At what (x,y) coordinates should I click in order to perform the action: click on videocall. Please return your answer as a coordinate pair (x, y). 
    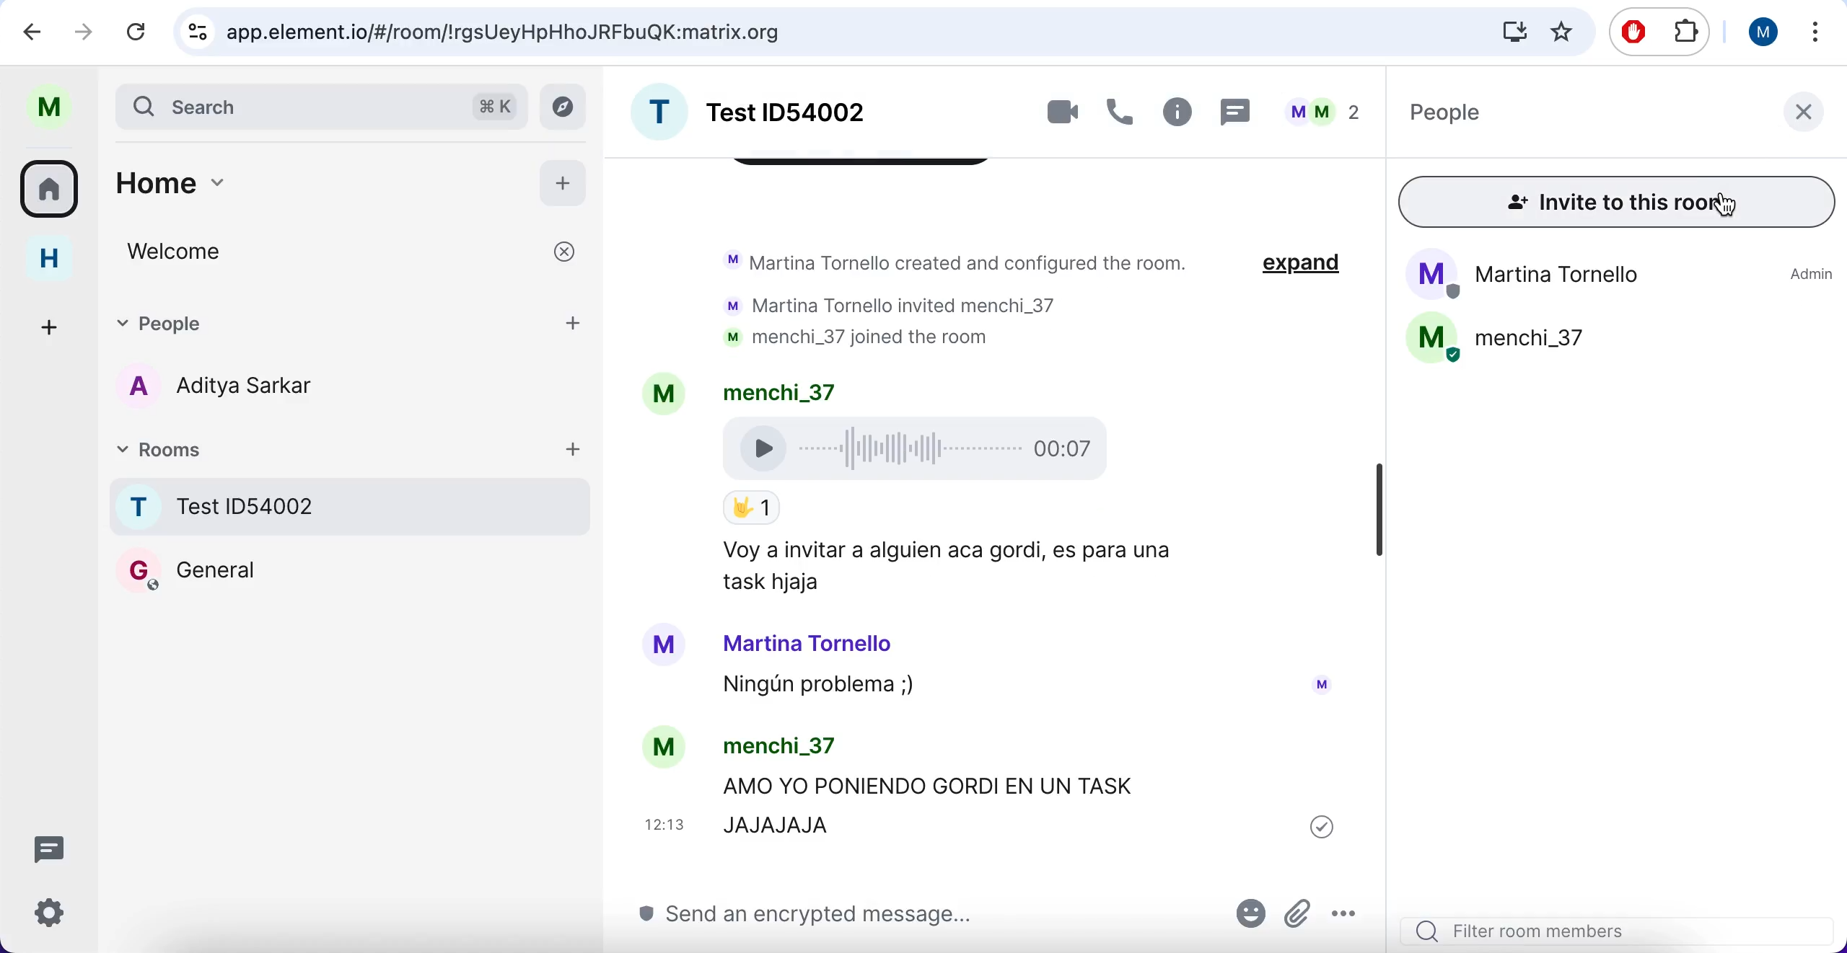
    Looking at the image, I should click on (1056, 113).